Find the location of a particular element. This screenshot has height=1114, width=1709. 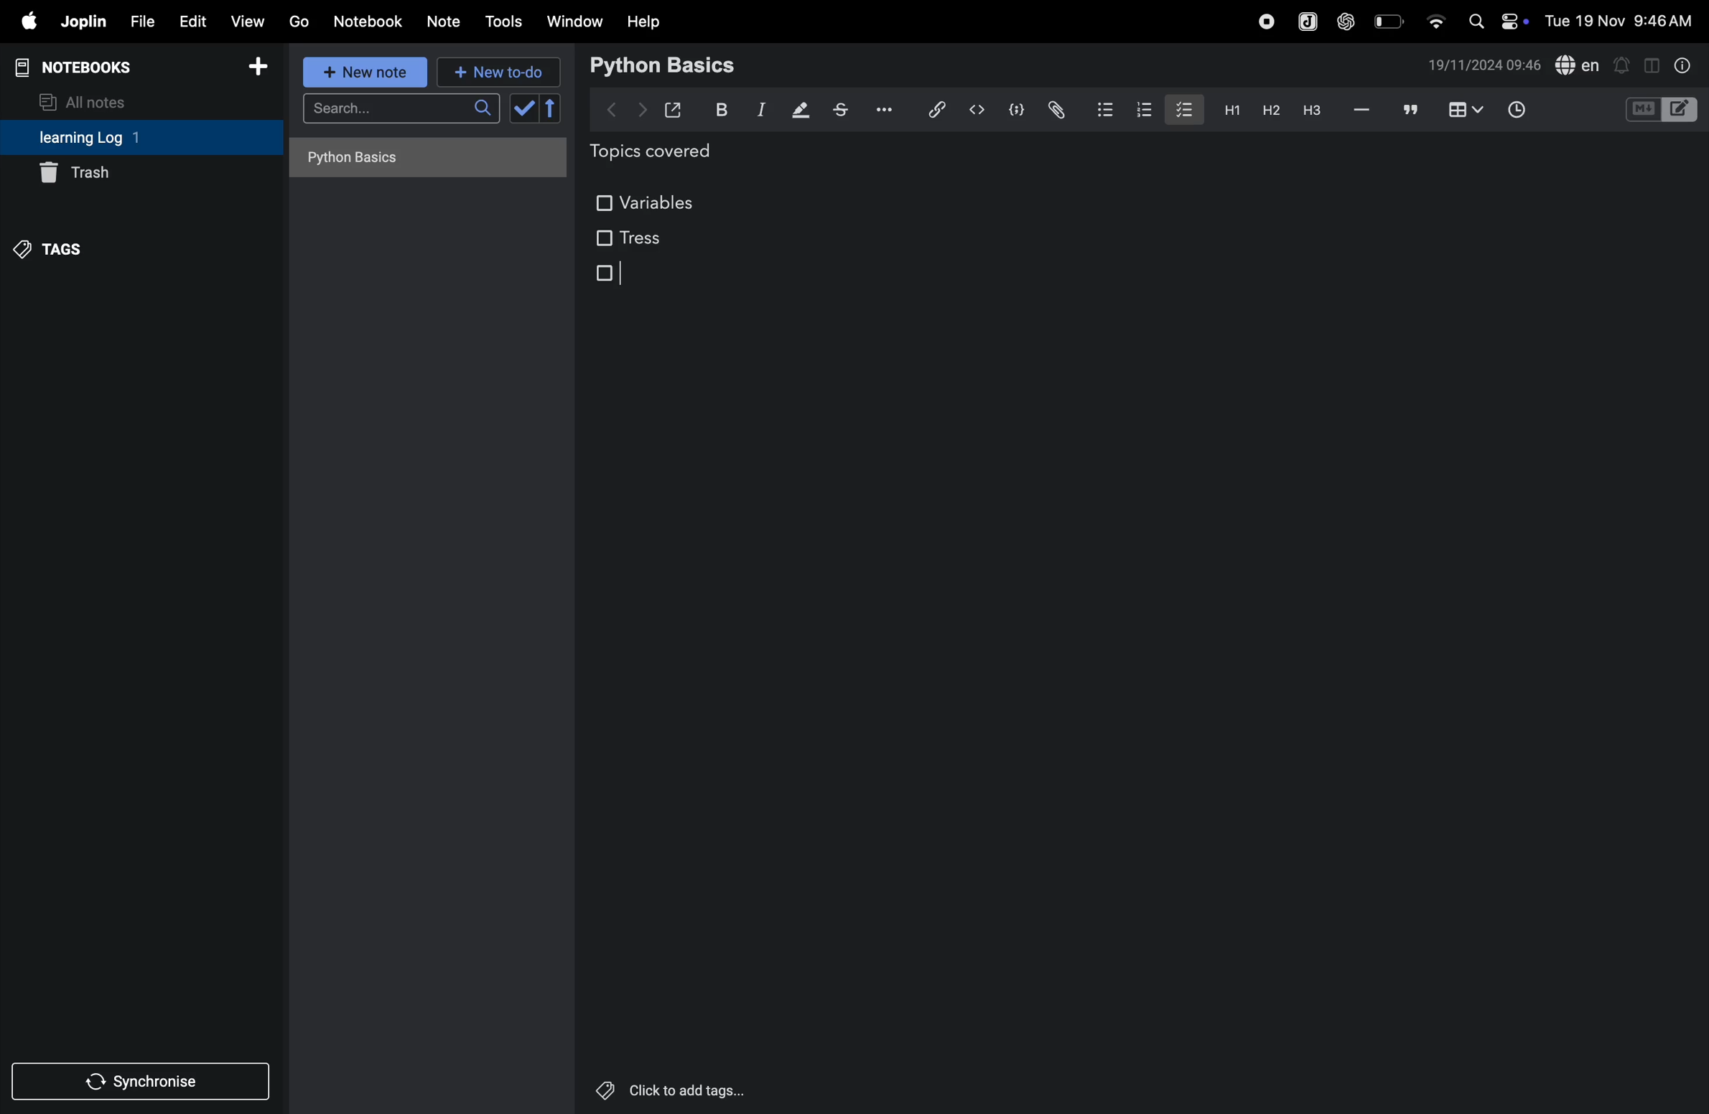

record is located at coordinates (1266, 19).